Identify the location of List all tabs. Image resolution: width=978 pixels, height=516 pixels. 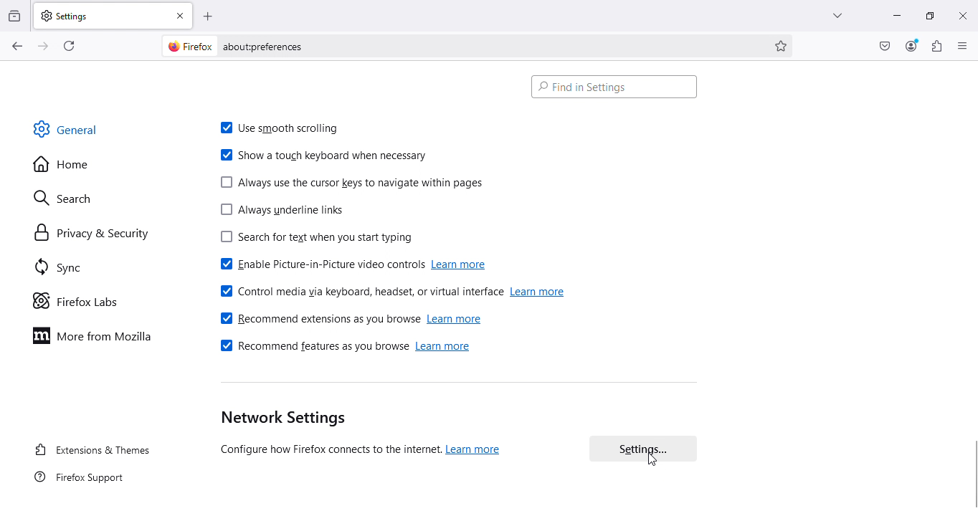
(833, 15).